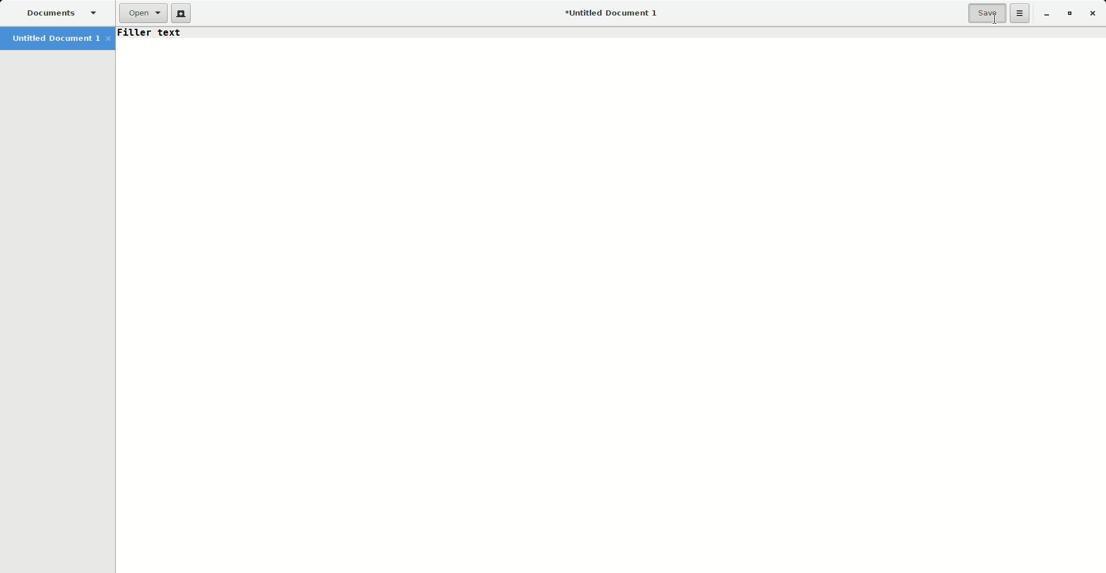 This screenshot has height=573, width=1106. I want to click on New, so click(182, 14).